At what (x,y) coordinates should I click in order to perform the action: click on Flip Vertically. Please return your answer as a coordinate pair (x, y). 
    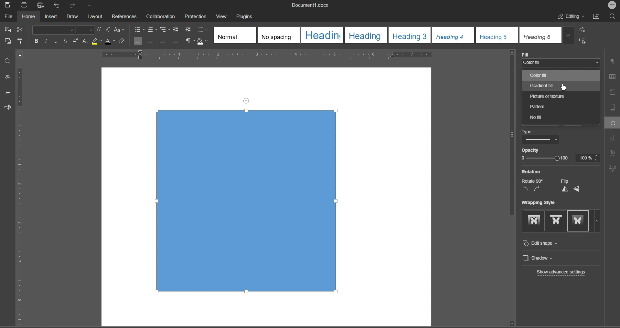
    Looking at the image, I should click on (565, 190).